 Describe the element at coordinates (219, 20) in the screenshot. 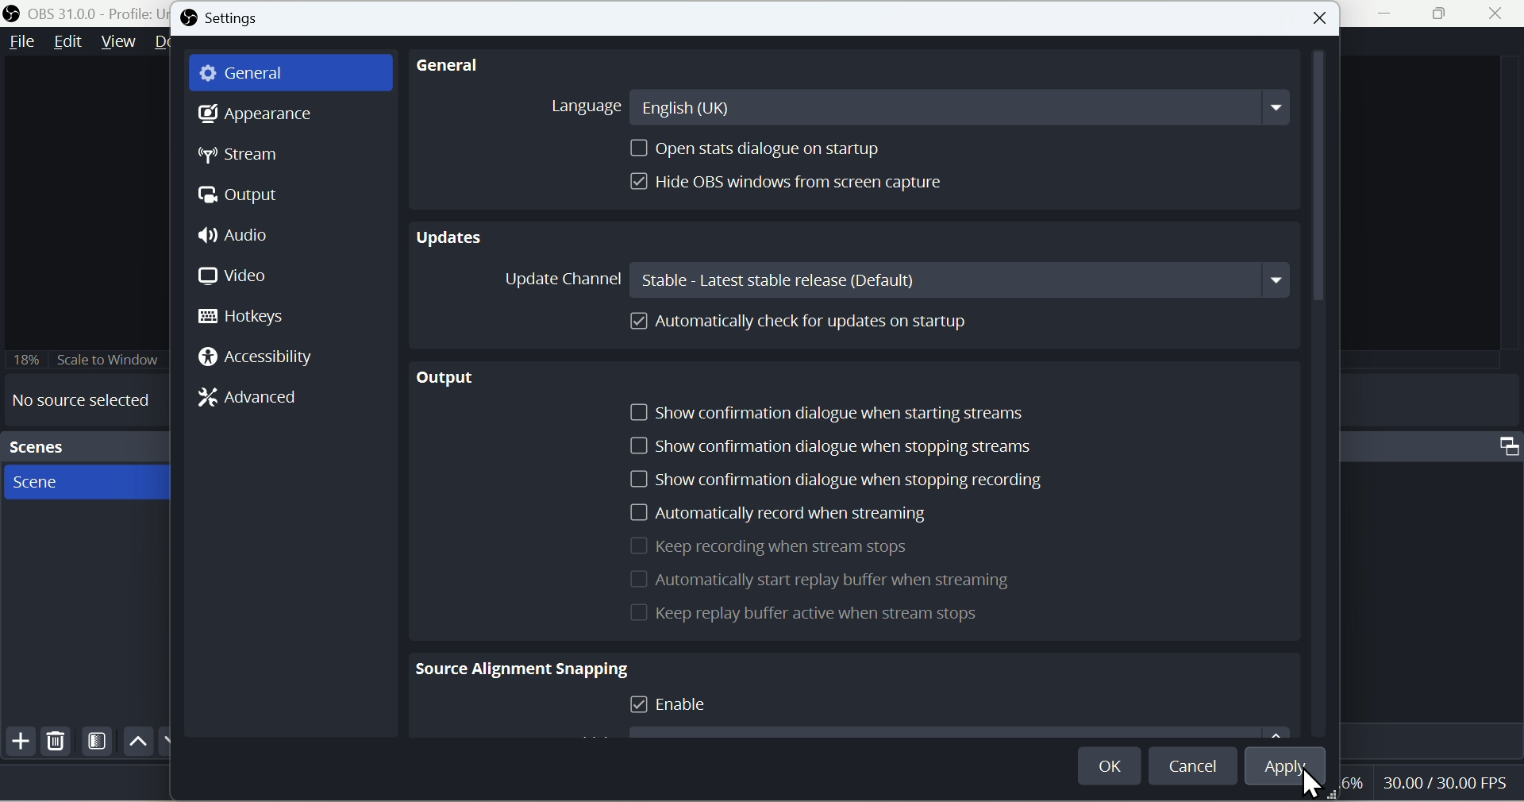

I see `Settings` at that location.